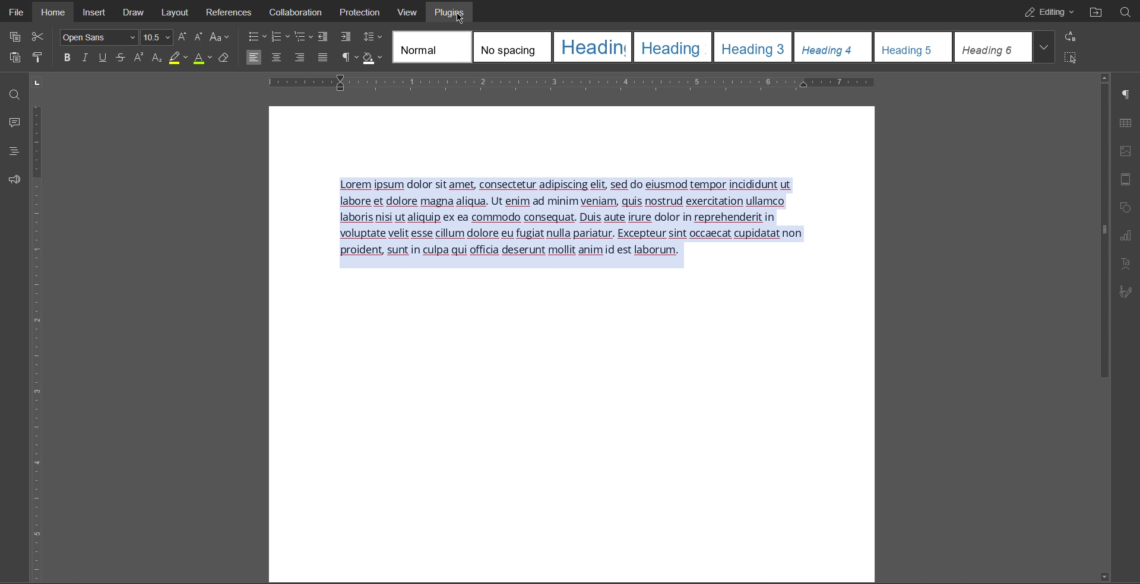 The image size is (1140, 584). Describe the element at coordinates (1126, 180) in the screenshot. I see `Header Footer` at that location.